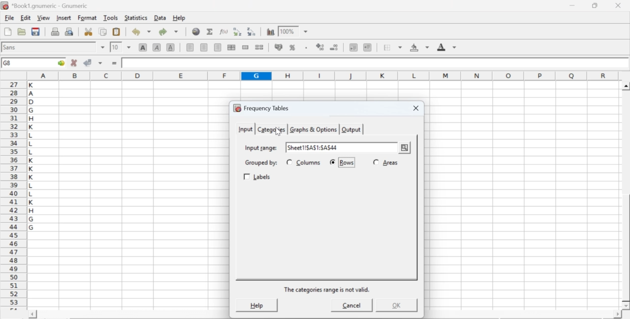  What do you see at coordinates (246, 47) in the screenshot?
I see `merge a range of cells` at bounding box center [246, 47].